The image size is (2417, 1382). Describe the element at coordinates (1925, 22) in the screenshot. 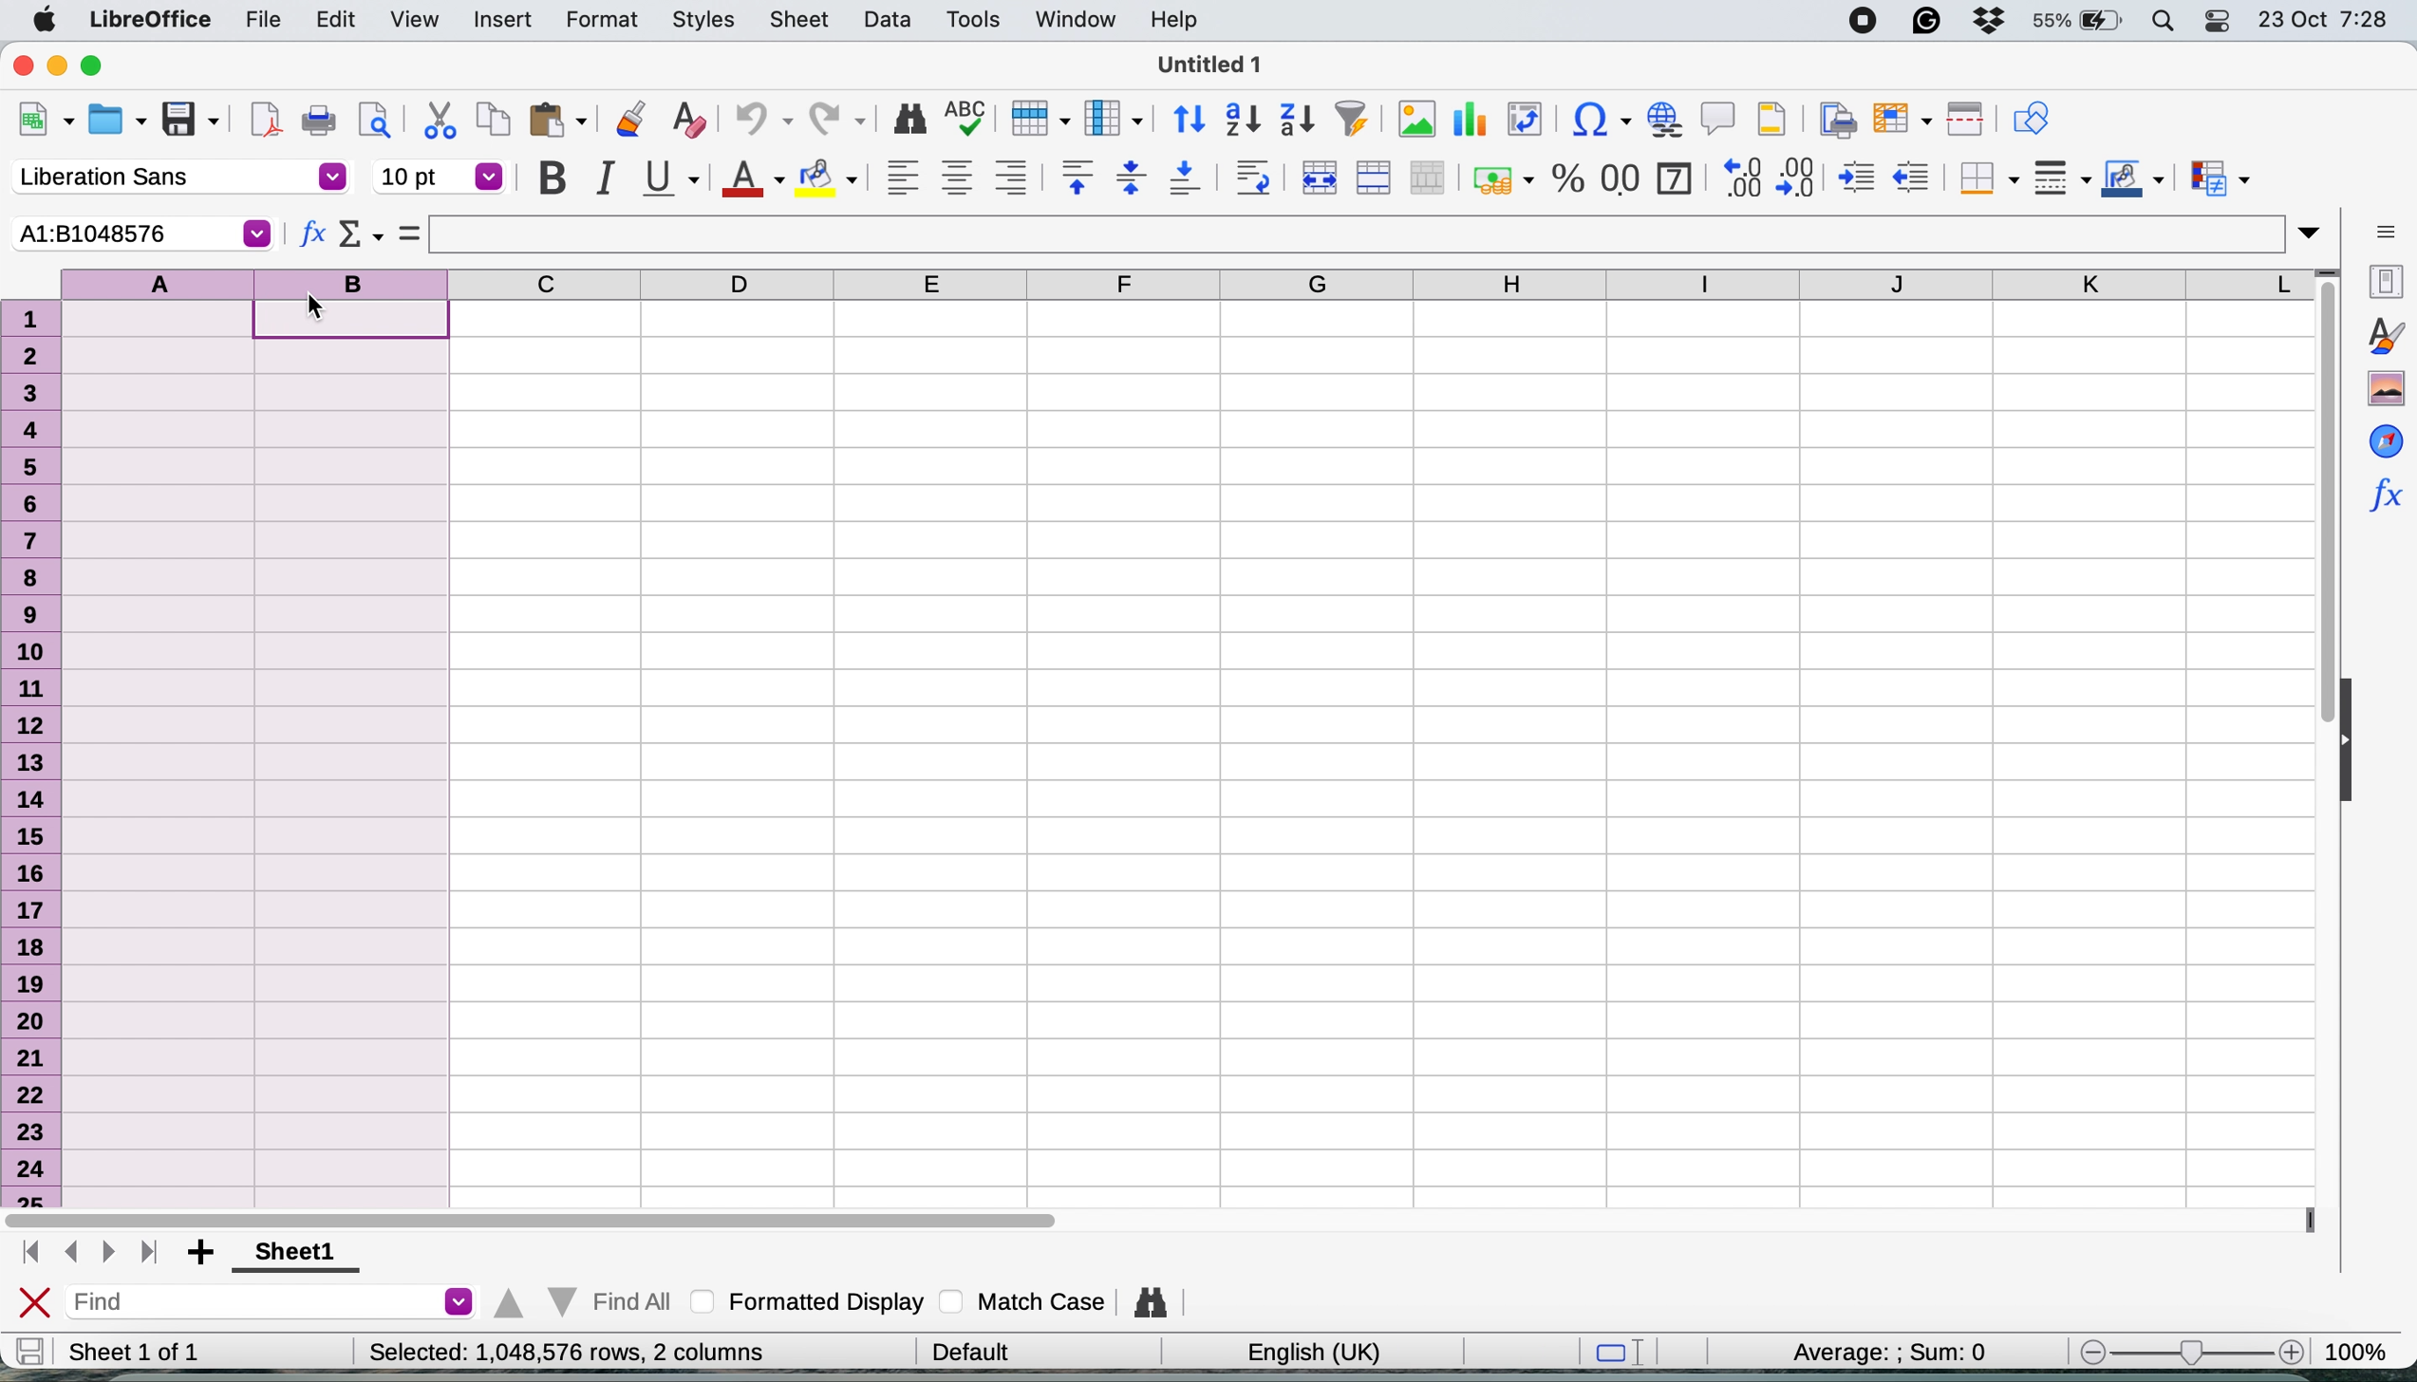

I see `grammarly` at that location.